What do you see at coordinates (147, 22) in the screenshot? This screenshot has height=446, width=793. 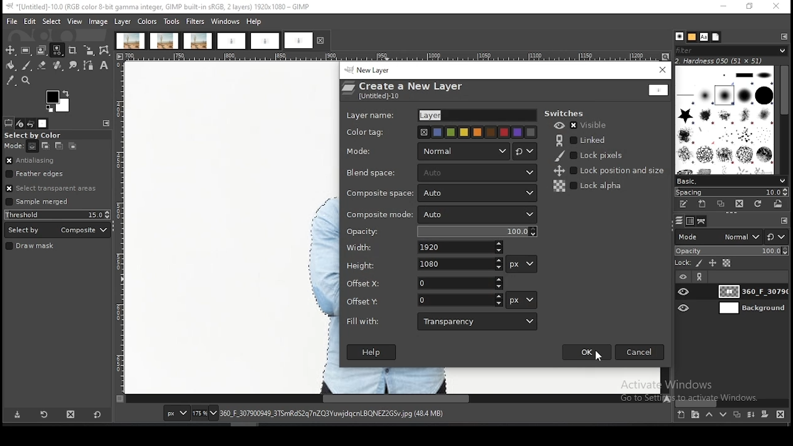 I see `colors` at bounding box center [147, 22].